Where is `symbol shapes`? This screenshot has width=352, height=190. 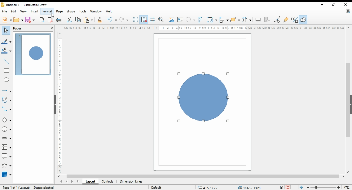 symbol shapes is located at coordinates (6, 129).